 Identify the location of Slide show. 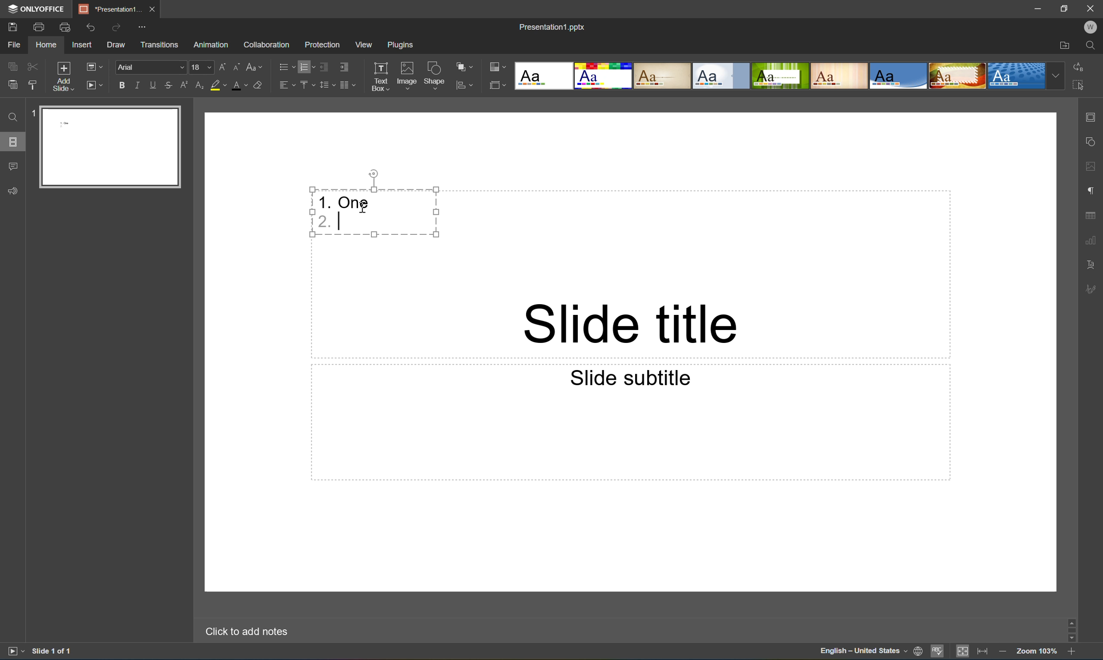
(14, 651).